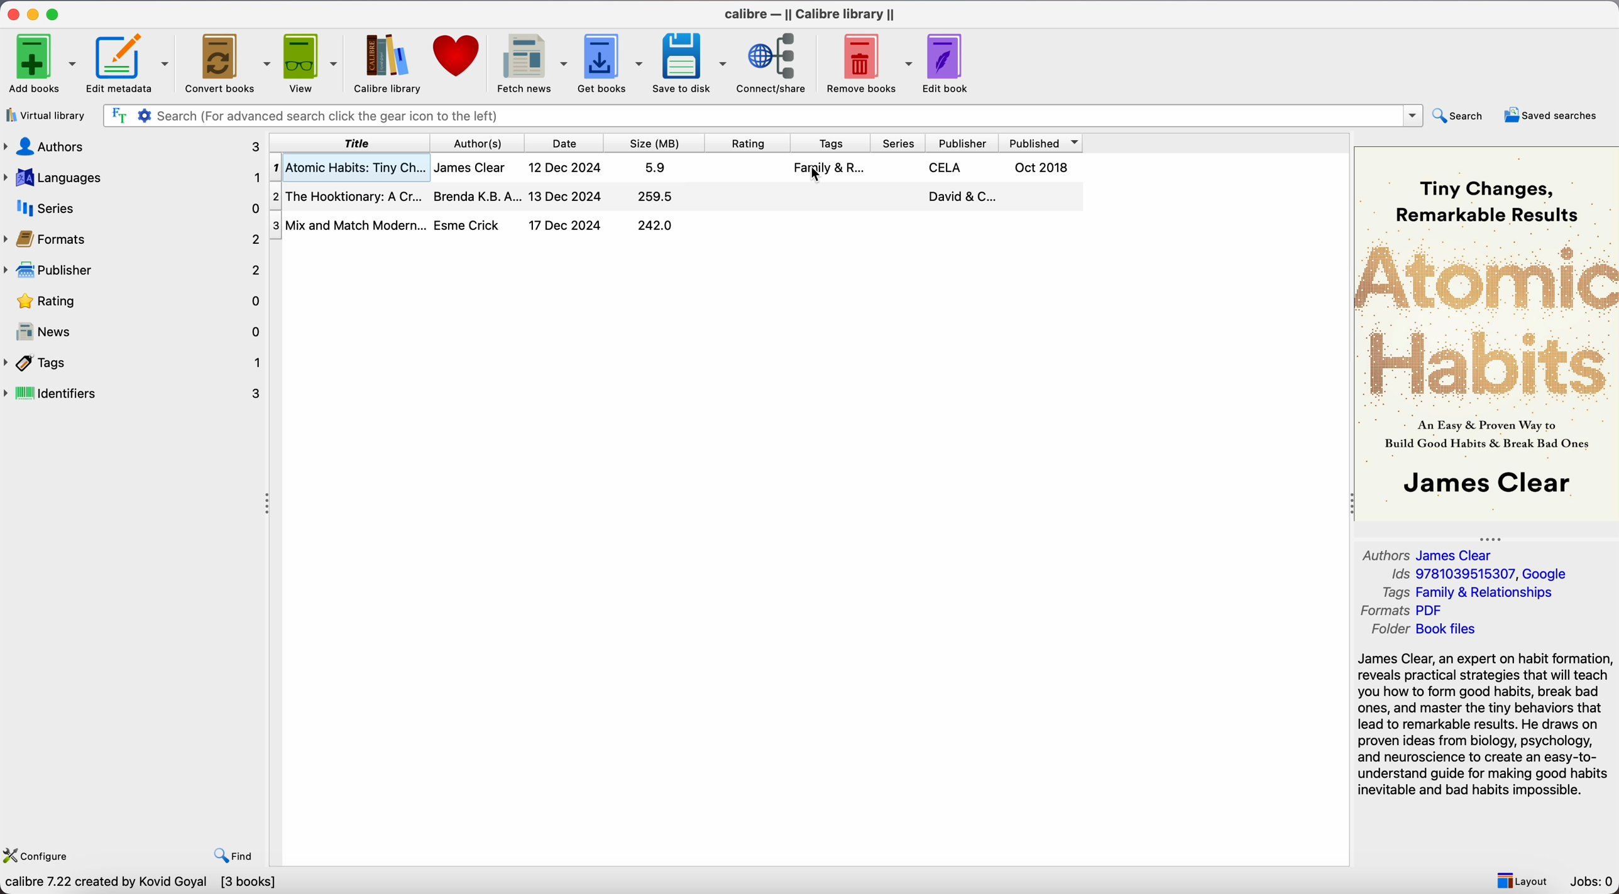 This screenshot has width=1619, height=894. I want to click on edit metadata, so click(129, 63).